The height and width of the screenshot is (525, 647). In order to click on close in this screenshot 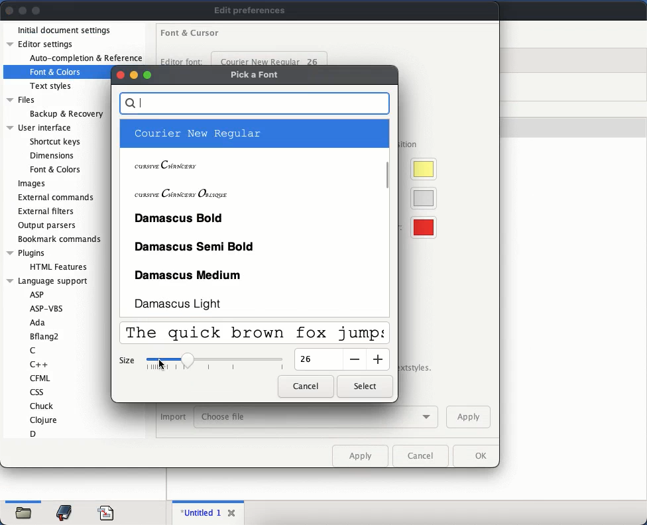, I will do `click(119, 76)`.